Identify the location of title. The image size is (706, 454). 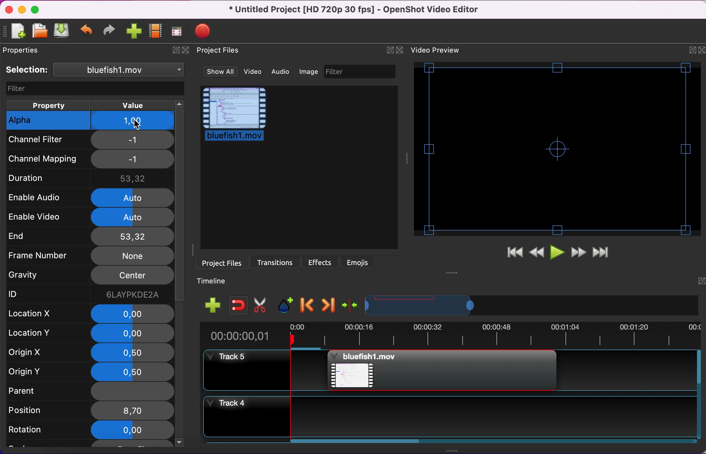
(354, 10).